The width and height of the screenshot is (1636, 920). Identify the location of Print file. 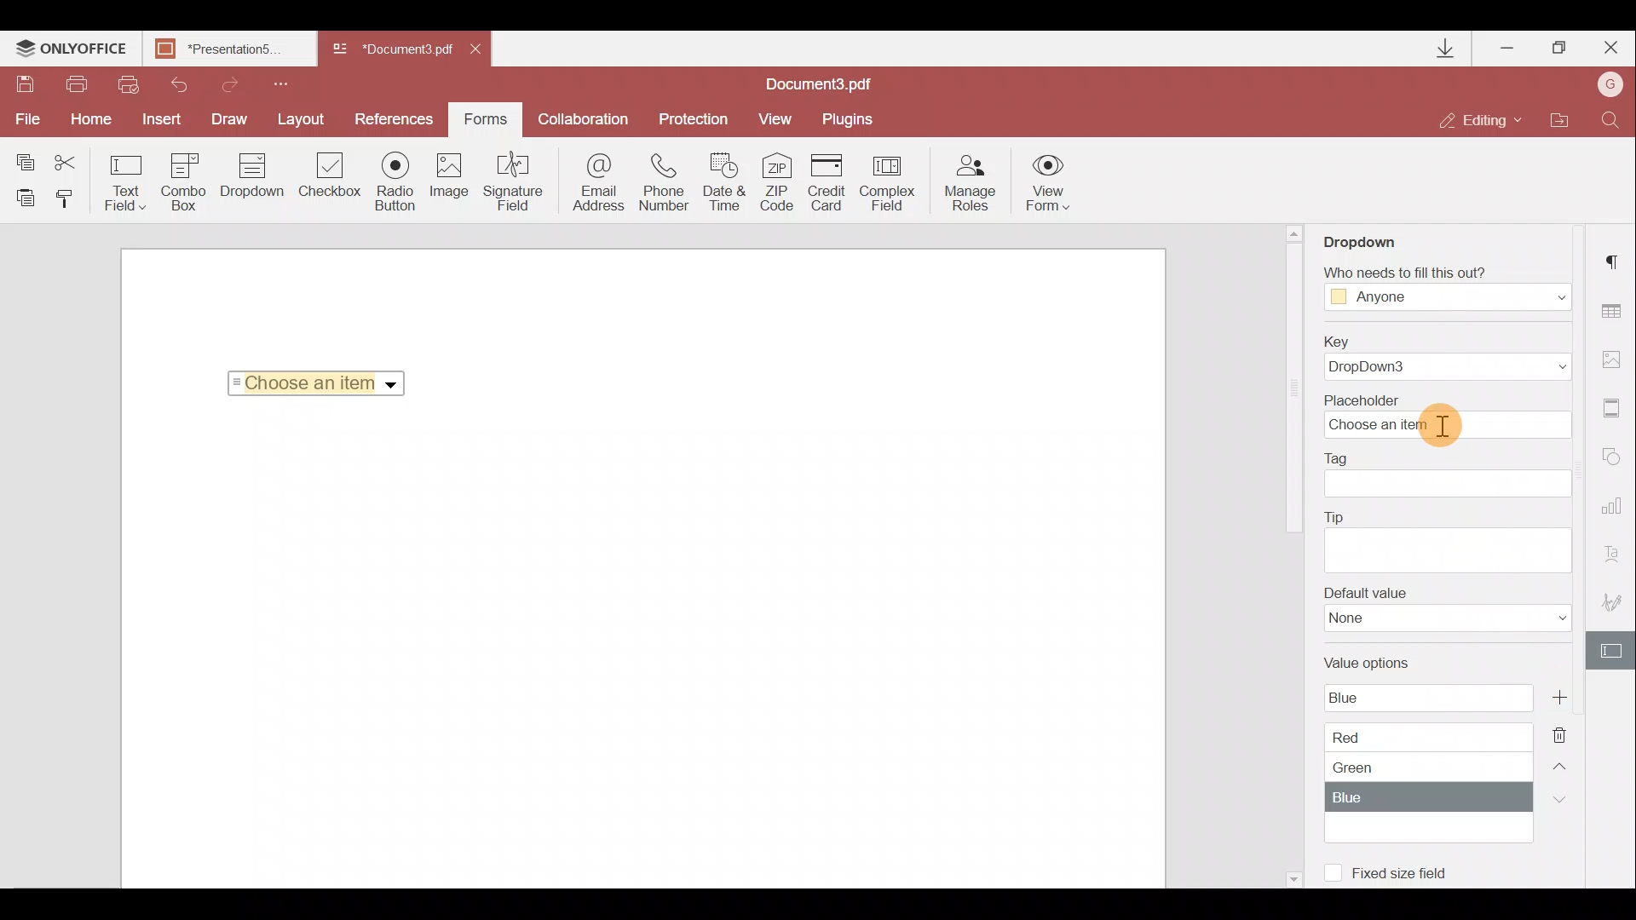
(82, 84).